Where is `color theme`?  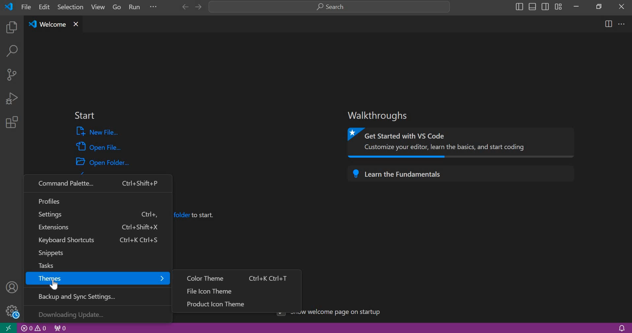
color theme is located at coordinates (237, 277).